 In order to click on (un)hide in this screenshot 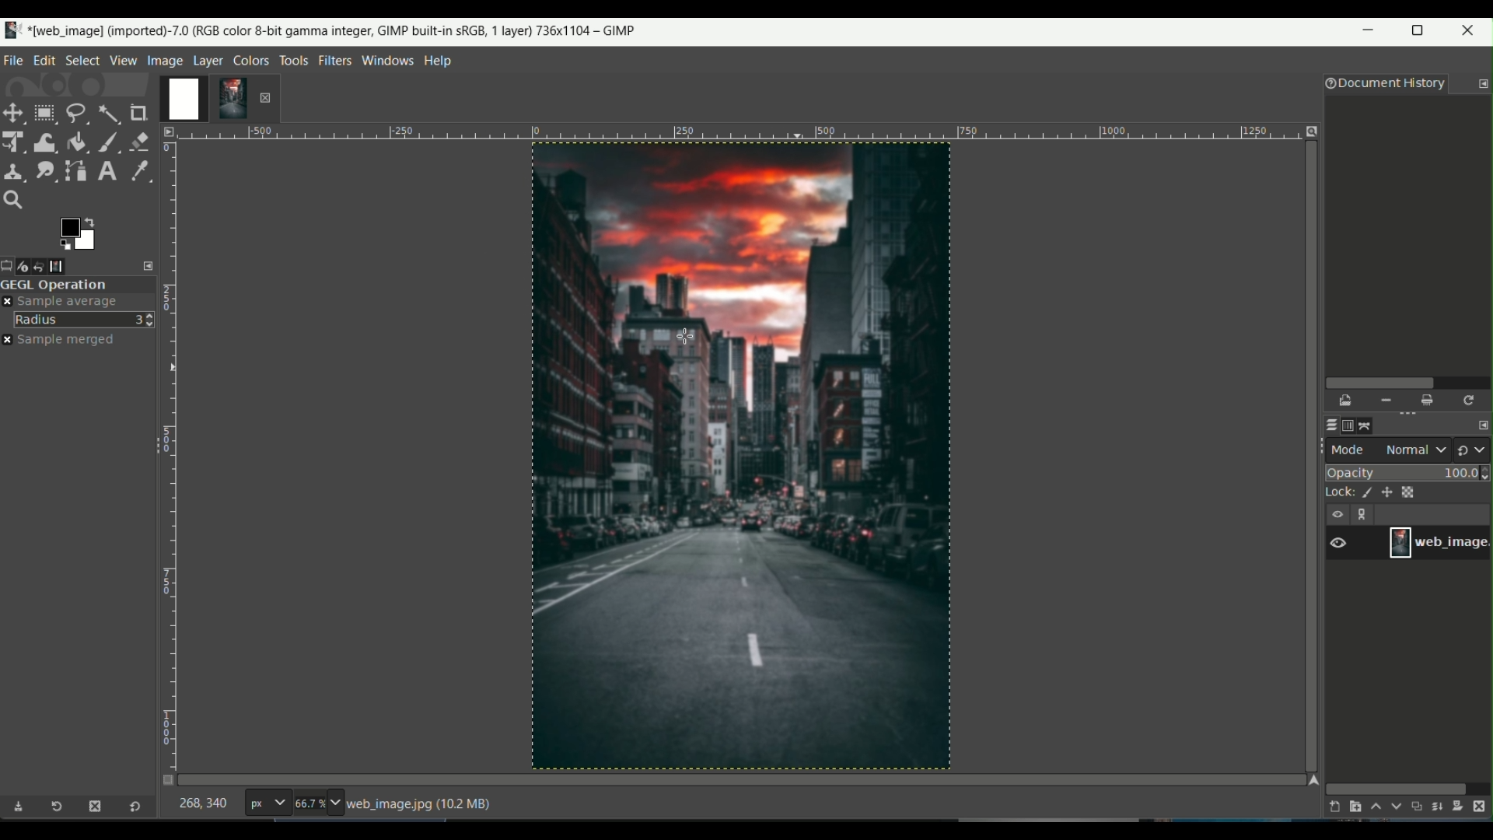, I will do `click(1337, 514)`.